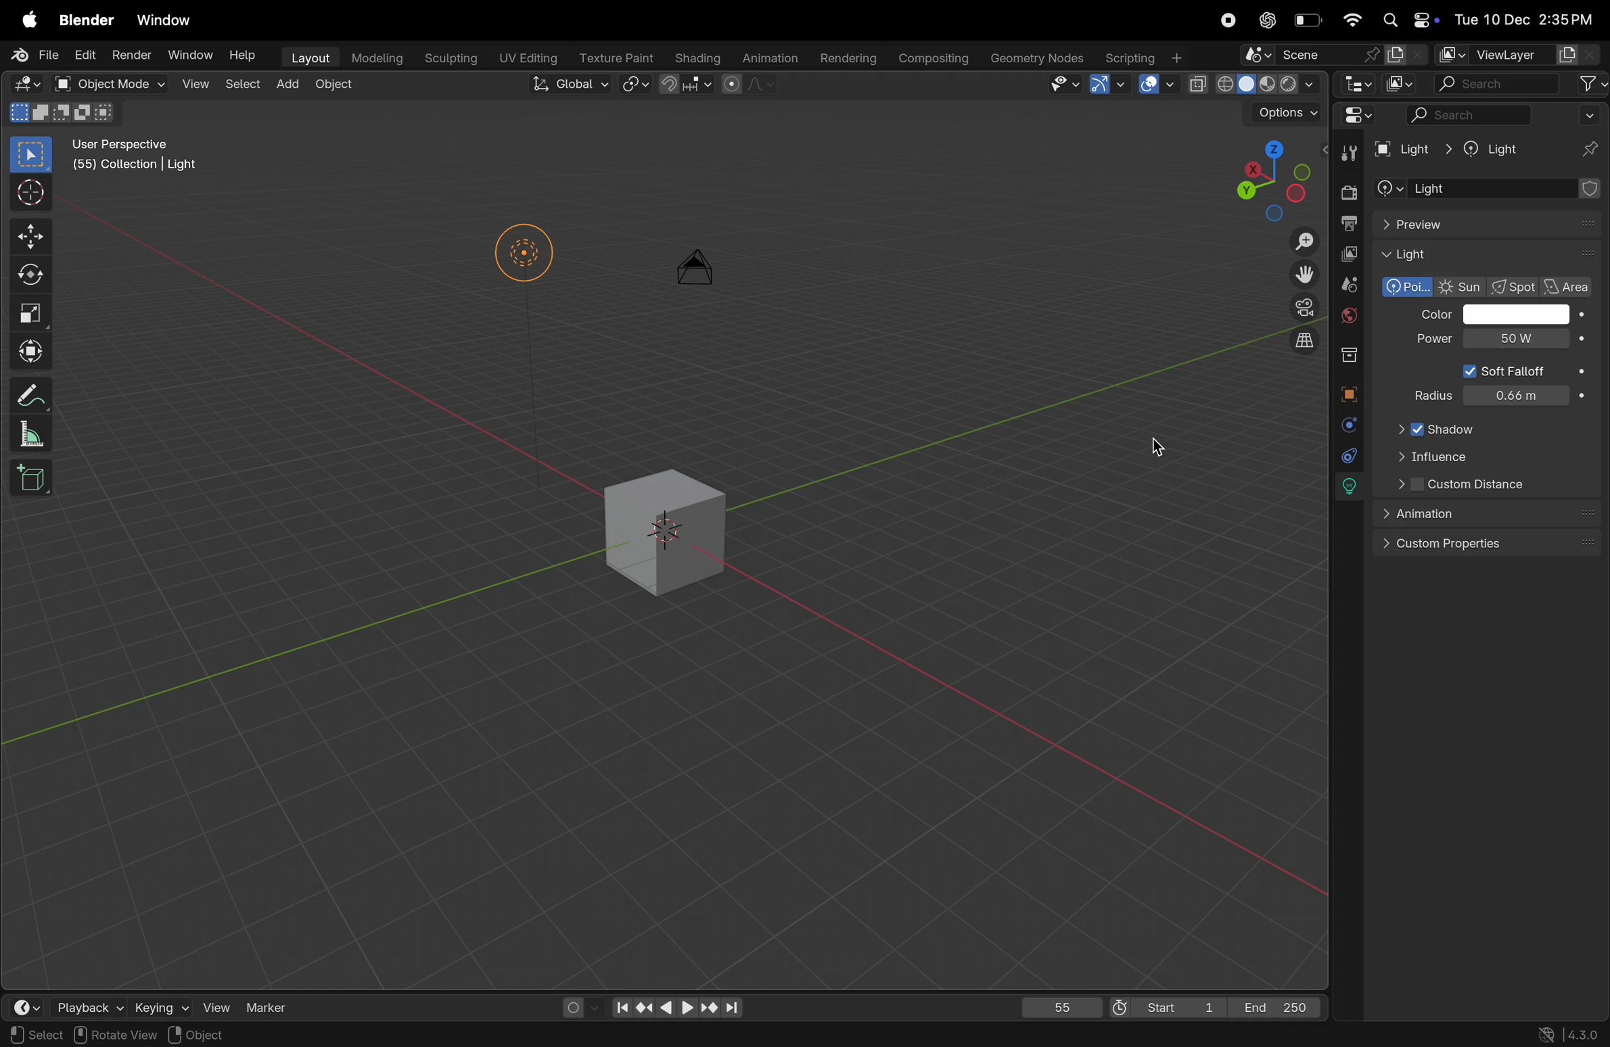  Describe the element at coordinates (1228, 20) in the screenshot. I see `record` at that location.